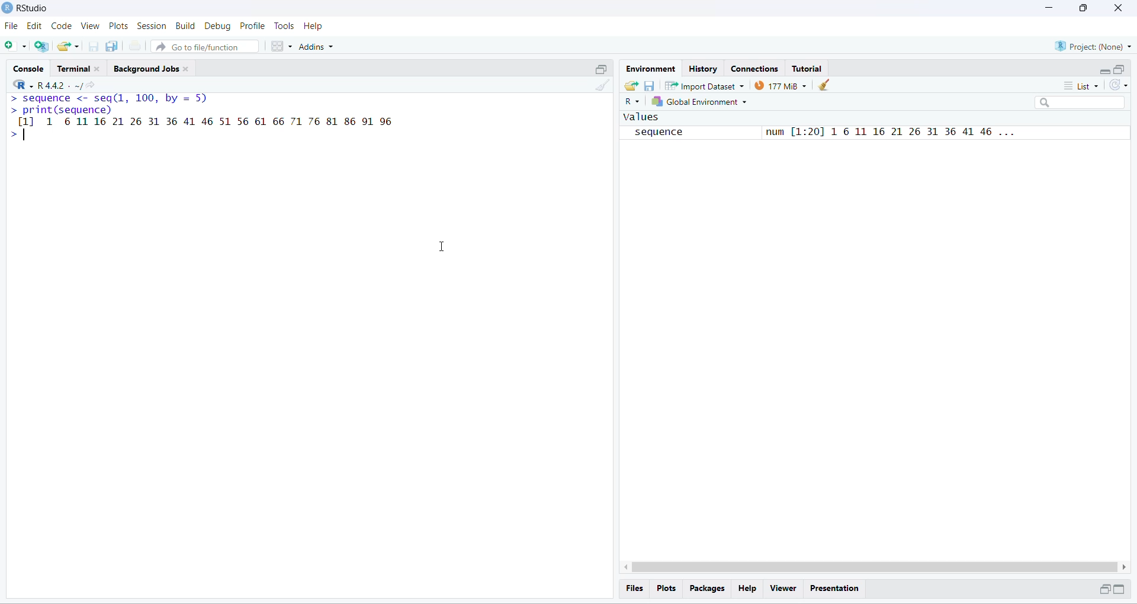 This screenshot has width=1137, height=604. What do you see at coordinates (704, 69) in the screenshot?
I see `History ` at bounding box center [704, 69].